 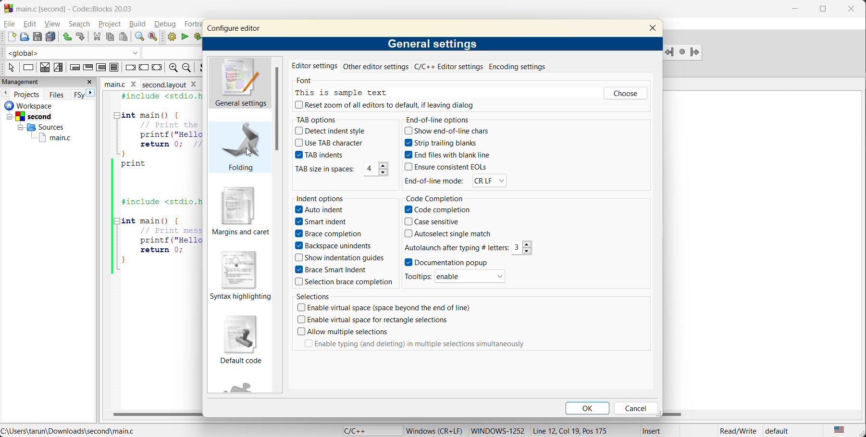 I want to click on end of line options, so click(x=441, y=120).